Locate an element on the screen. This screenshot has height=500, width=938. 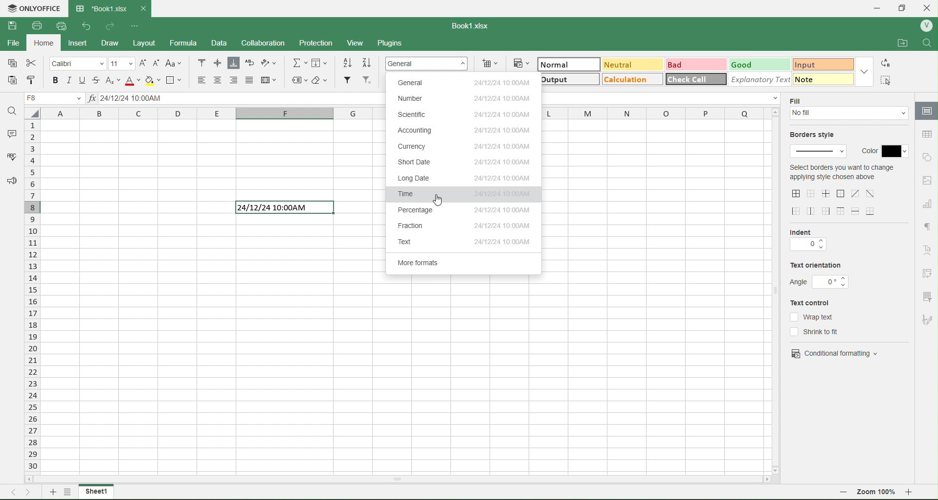
Align Bottom is located at coordinates (234, 64).